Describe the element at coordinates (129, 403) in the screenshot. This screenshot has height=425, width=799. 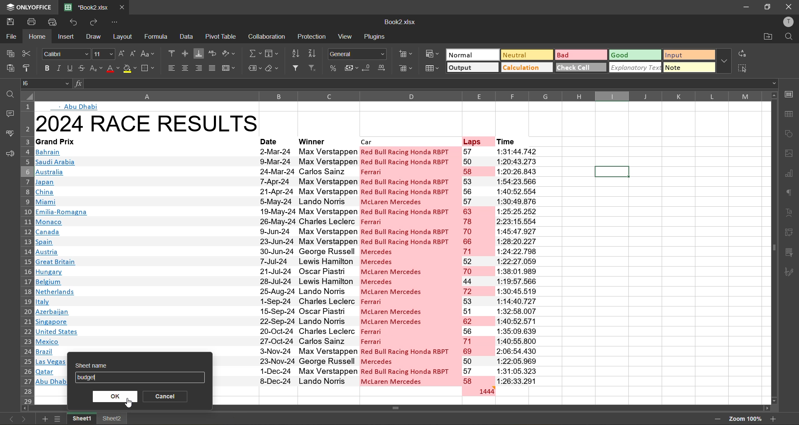
I see `cursor` at that location.